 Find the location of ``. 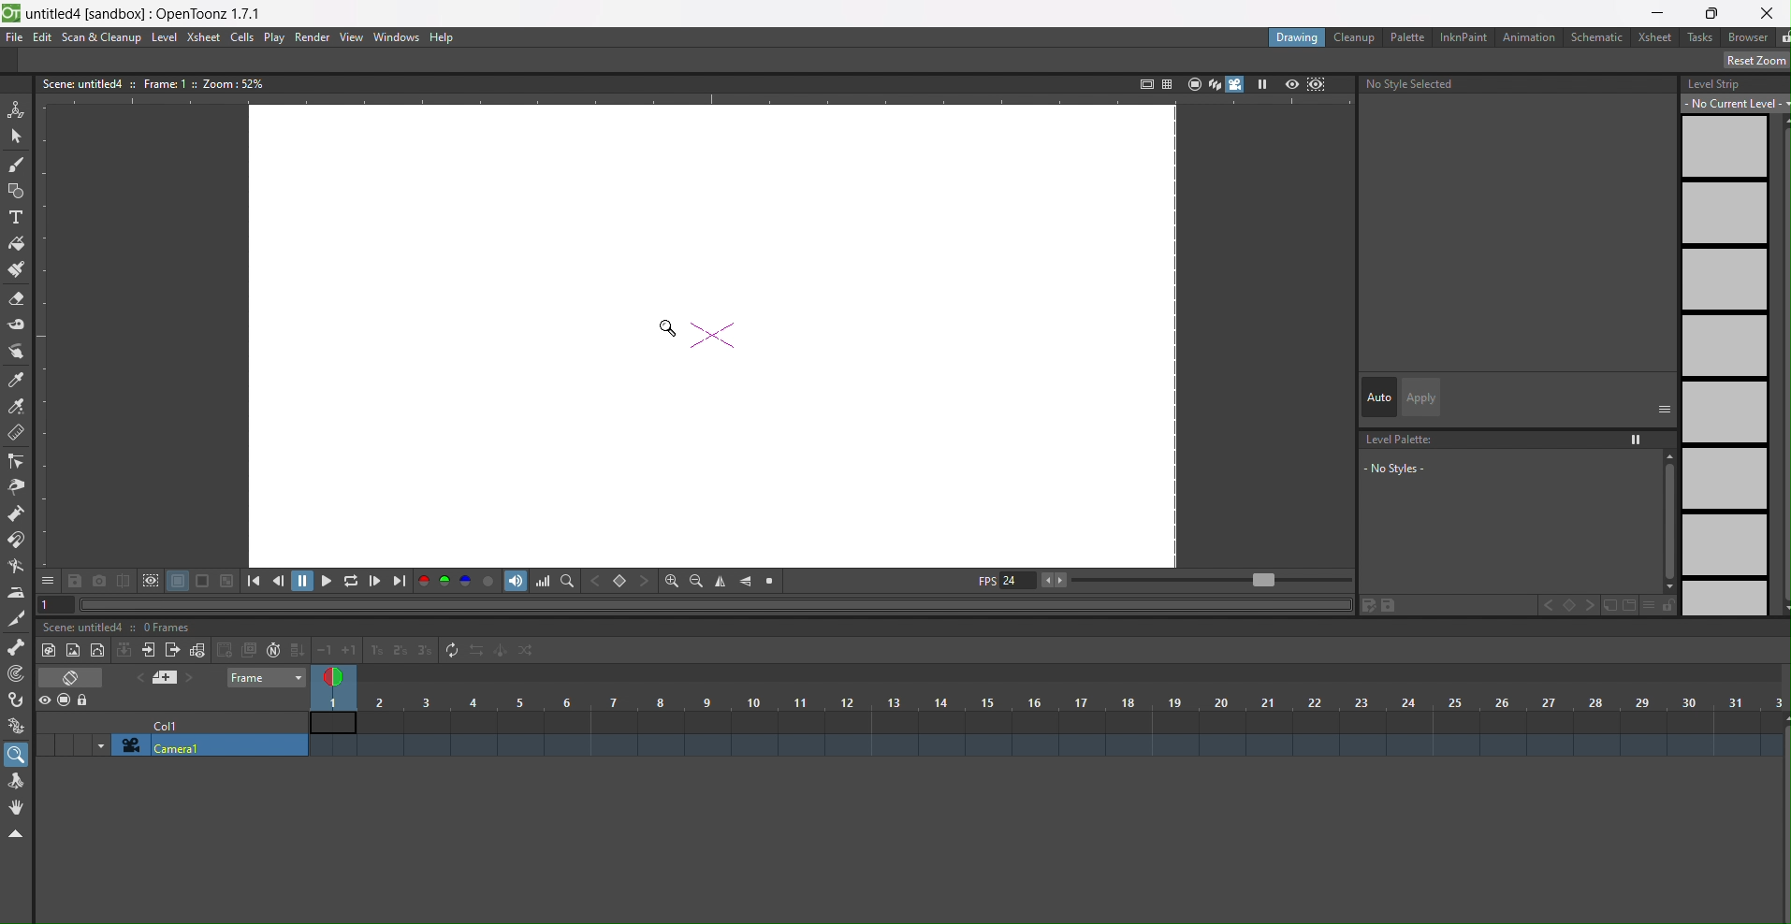

 is located at coordinates (543, 581).